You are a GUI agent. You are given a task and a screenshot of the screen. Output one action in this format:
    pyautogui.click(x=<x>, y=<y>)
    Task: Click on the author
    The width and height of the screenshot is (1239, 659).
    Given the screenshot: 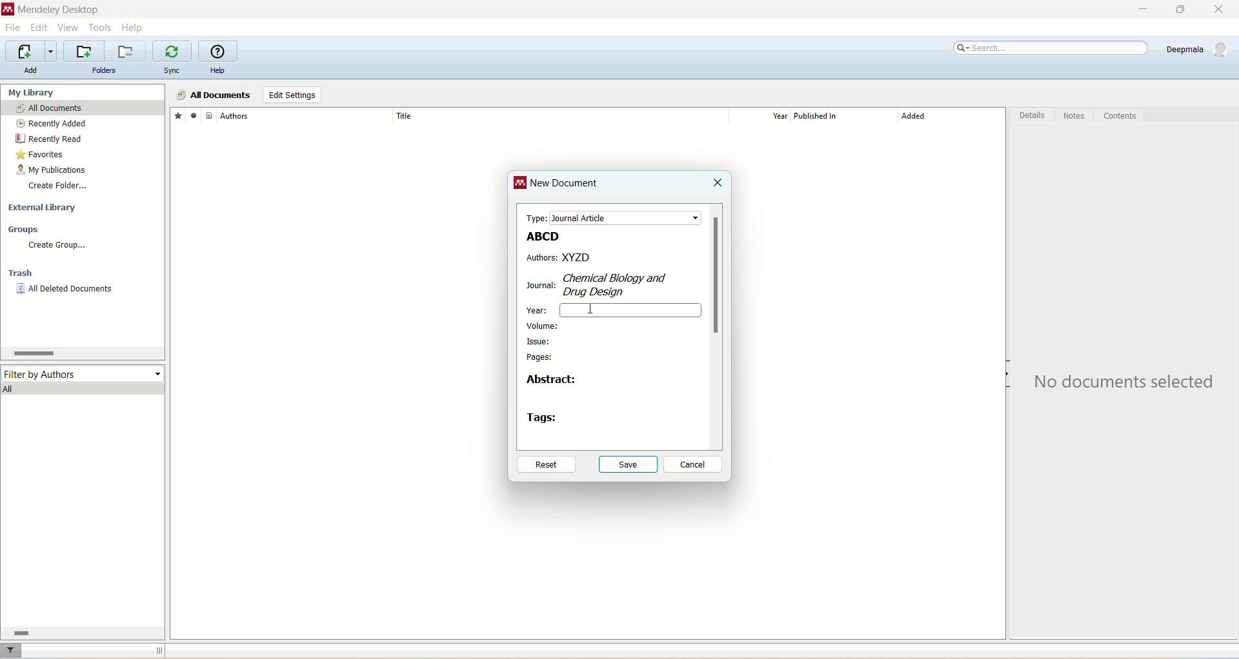 What is the action you would take?
    pyautogui.click(x=306, y=116)
    